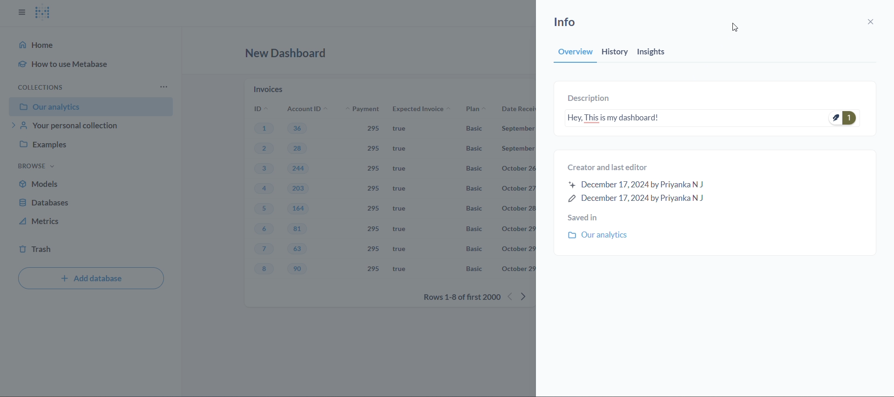 The width and height of the screenshot is (894, 397). I want to click on 81, so click(298, 229).